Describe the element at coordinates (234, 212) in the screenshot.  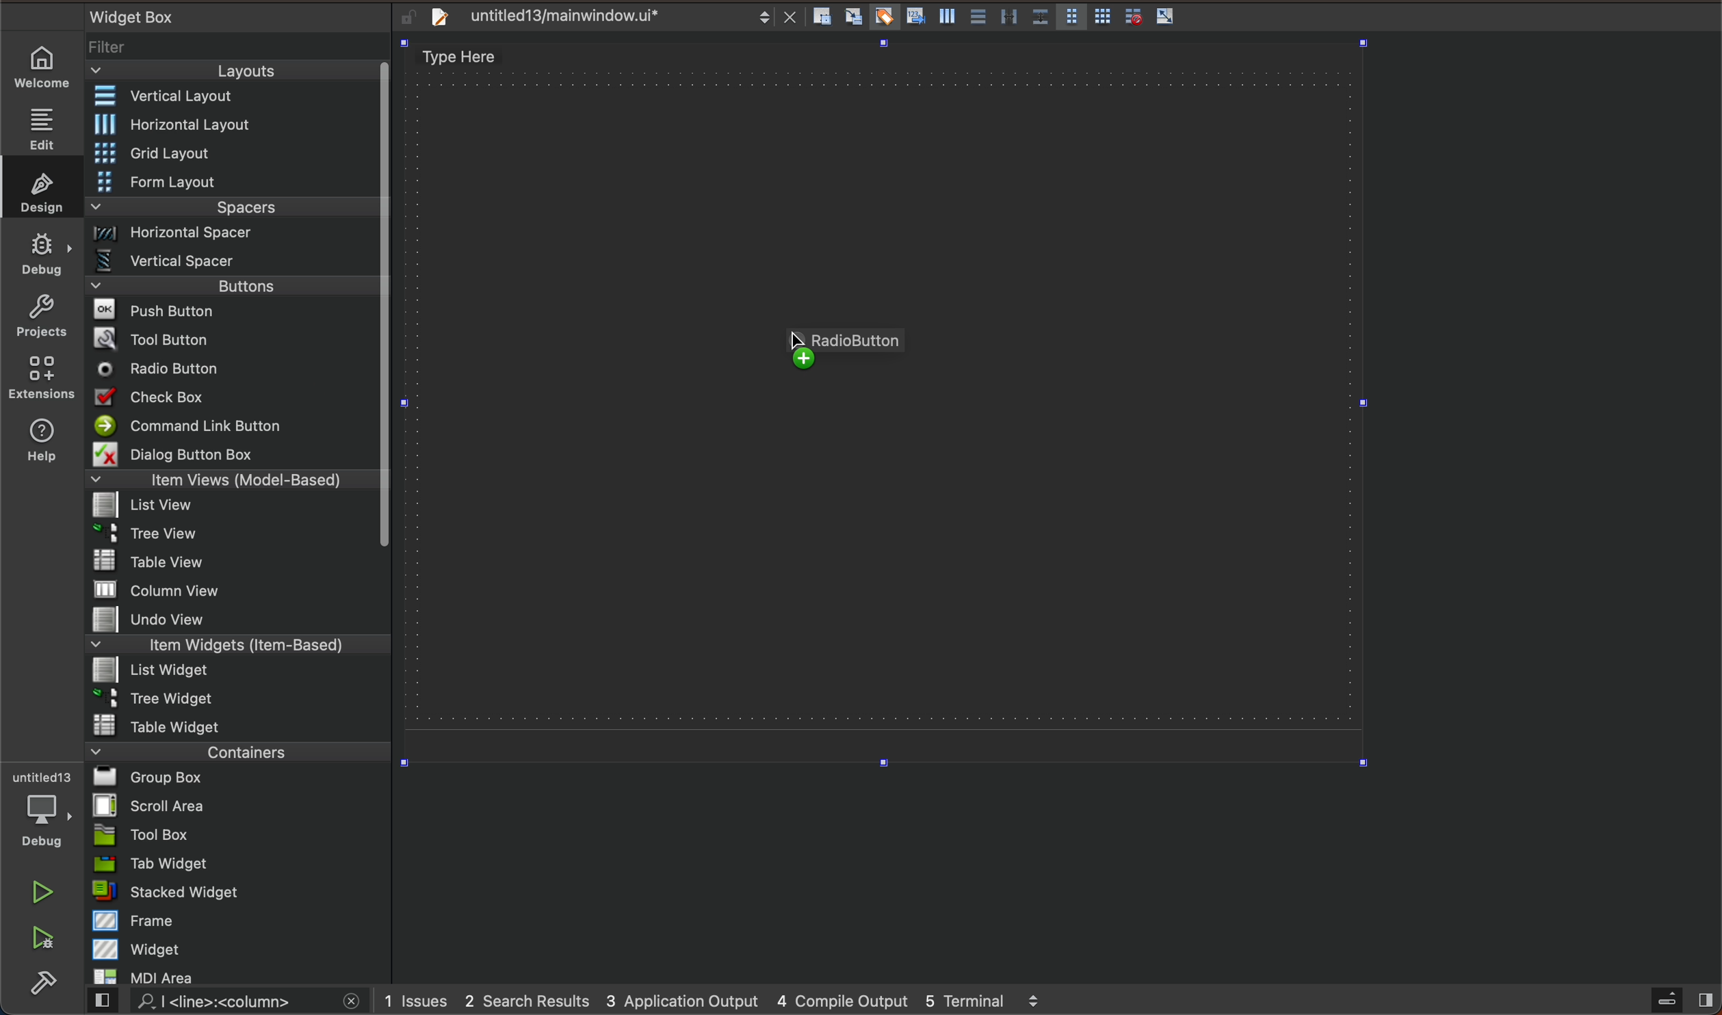
I see `spacers` at that location.